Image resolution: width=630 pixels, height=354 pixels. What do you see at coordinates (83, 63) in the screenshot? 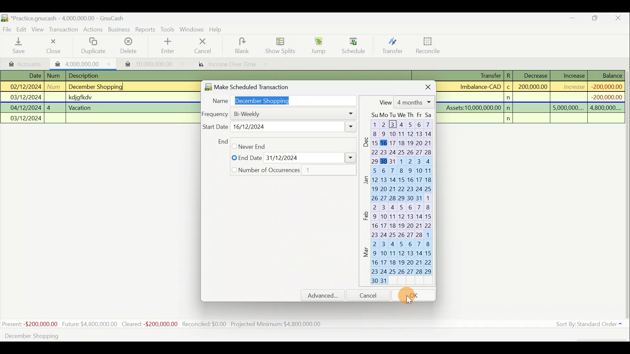
I see `Imported transaction 1` at bounding box center [83, 63].